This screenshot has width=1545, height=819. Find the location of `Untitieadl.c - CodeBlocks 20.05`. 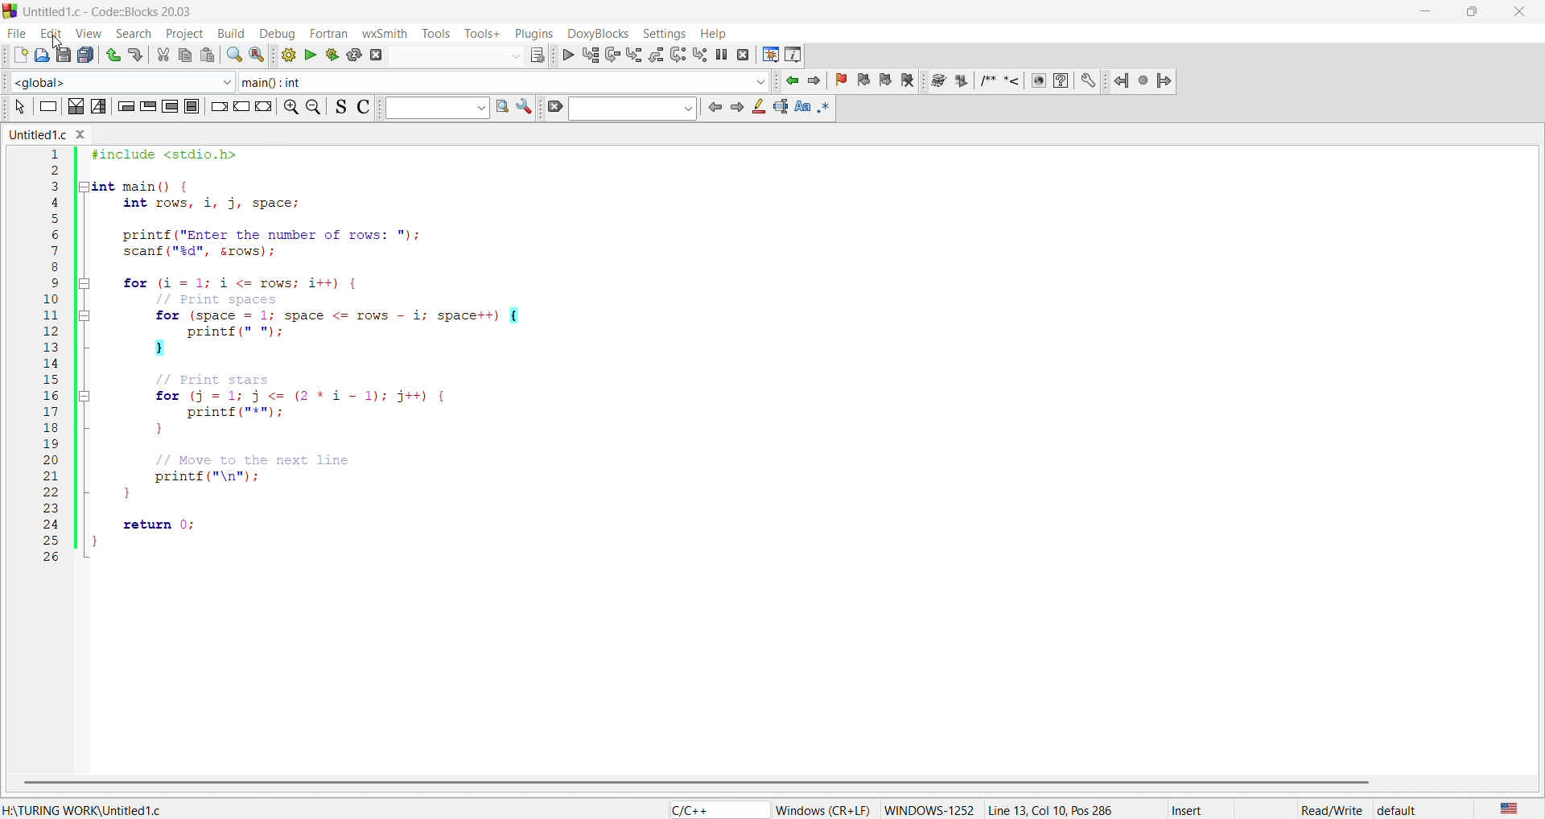

Untitieadl.c - CodeBlocks 20.05 is located at coordinates (115, 12).